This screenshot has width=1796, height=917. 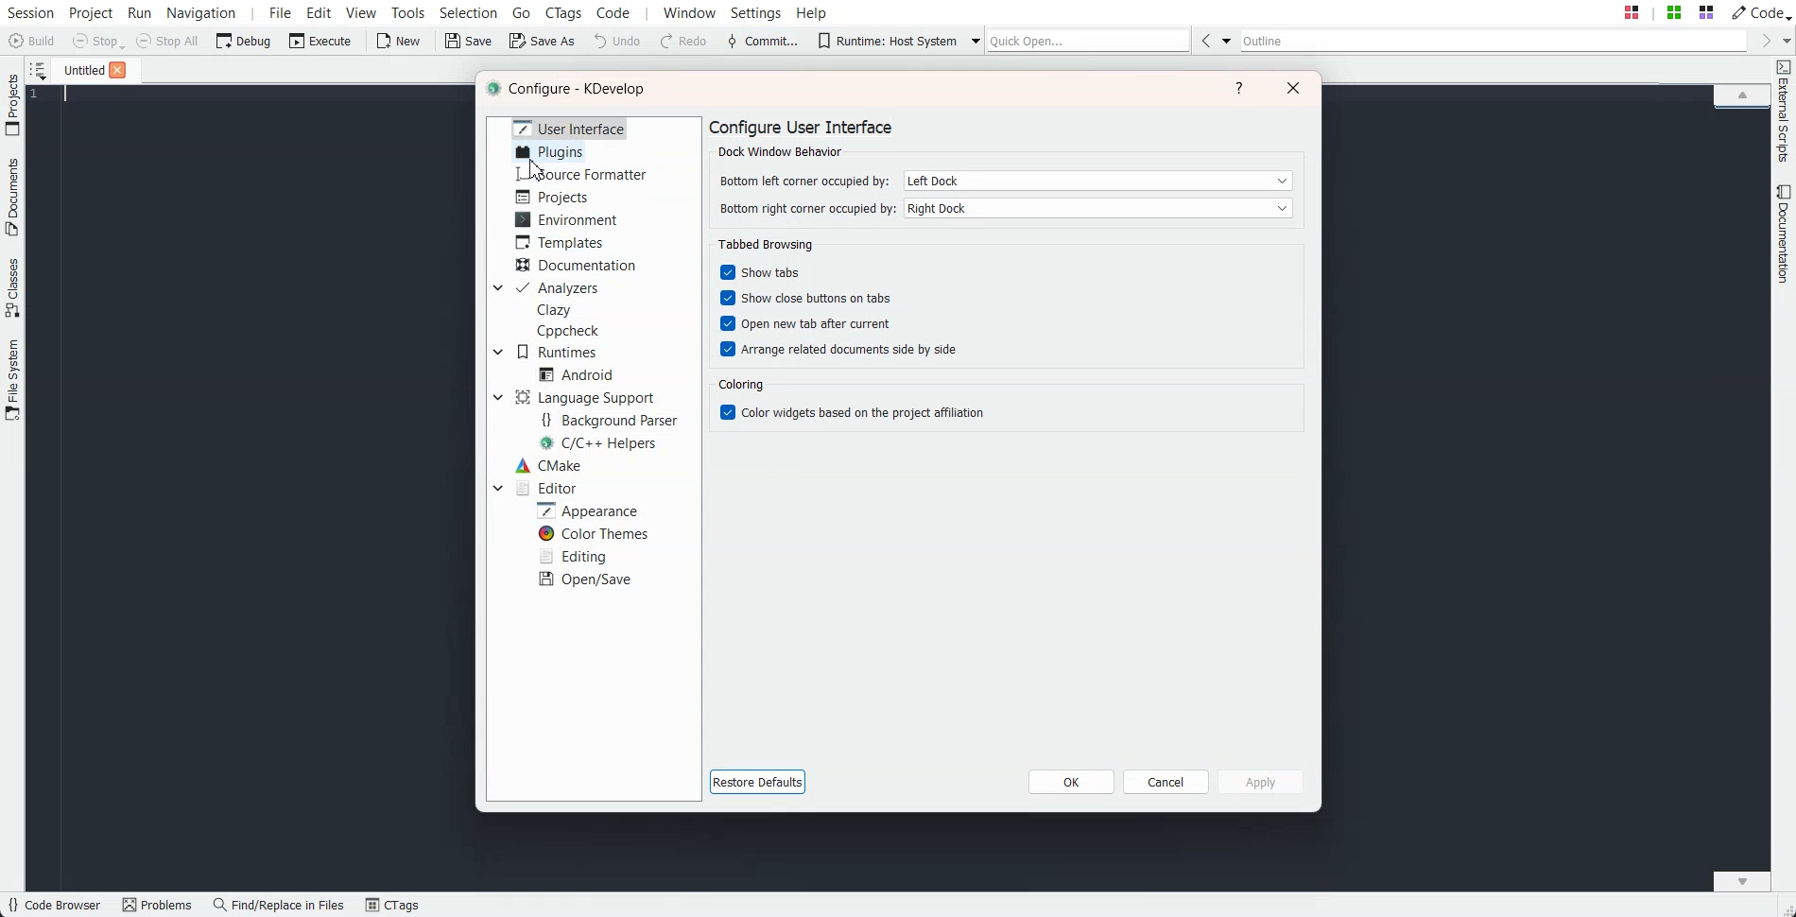 What do you see at coordinates (572, 555) in the screenshot?
I see `Editing` at bounding box center [572, 555].